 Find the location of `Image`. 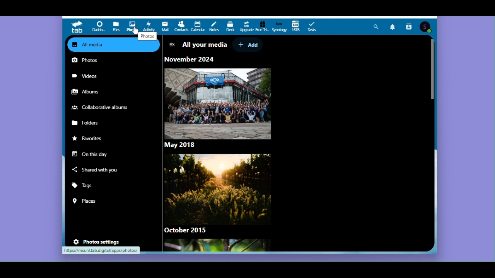

Image is located at coordinates (215, 187).